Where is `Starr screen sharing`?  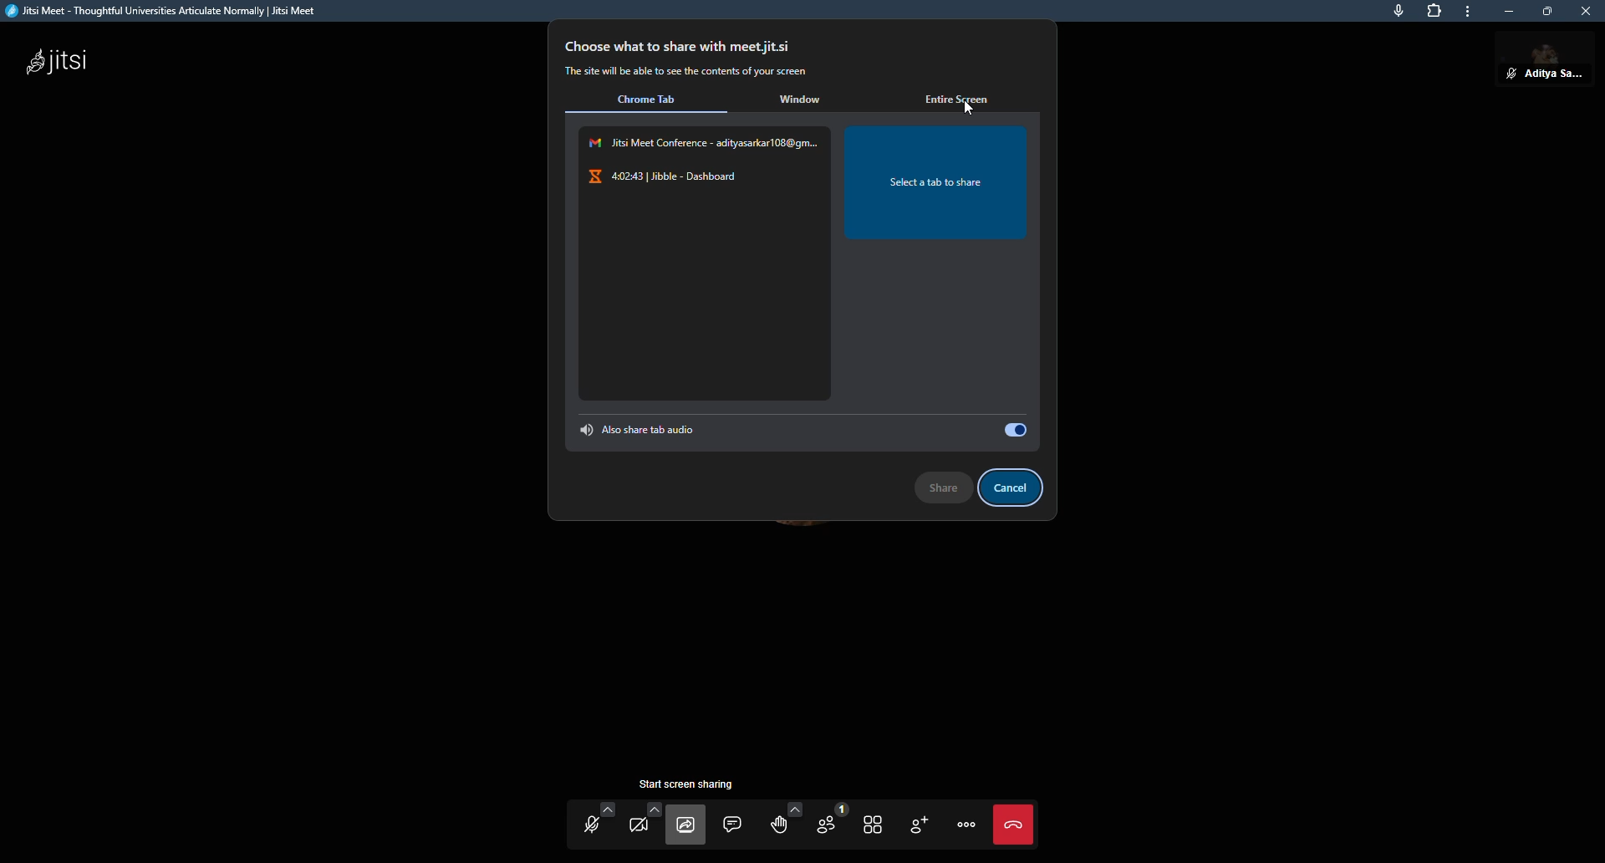
Starr screen sharing is located at coordinates (695, 784).